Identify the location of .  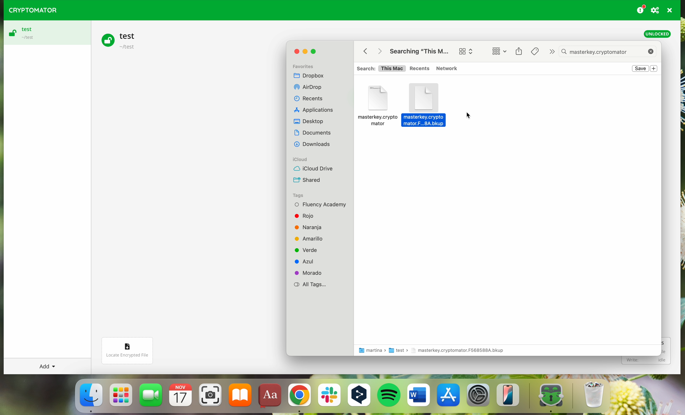
(379, 51).